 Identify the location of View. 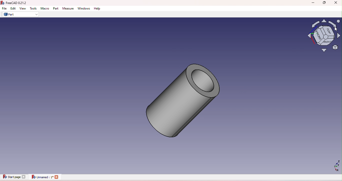
(23, 8).